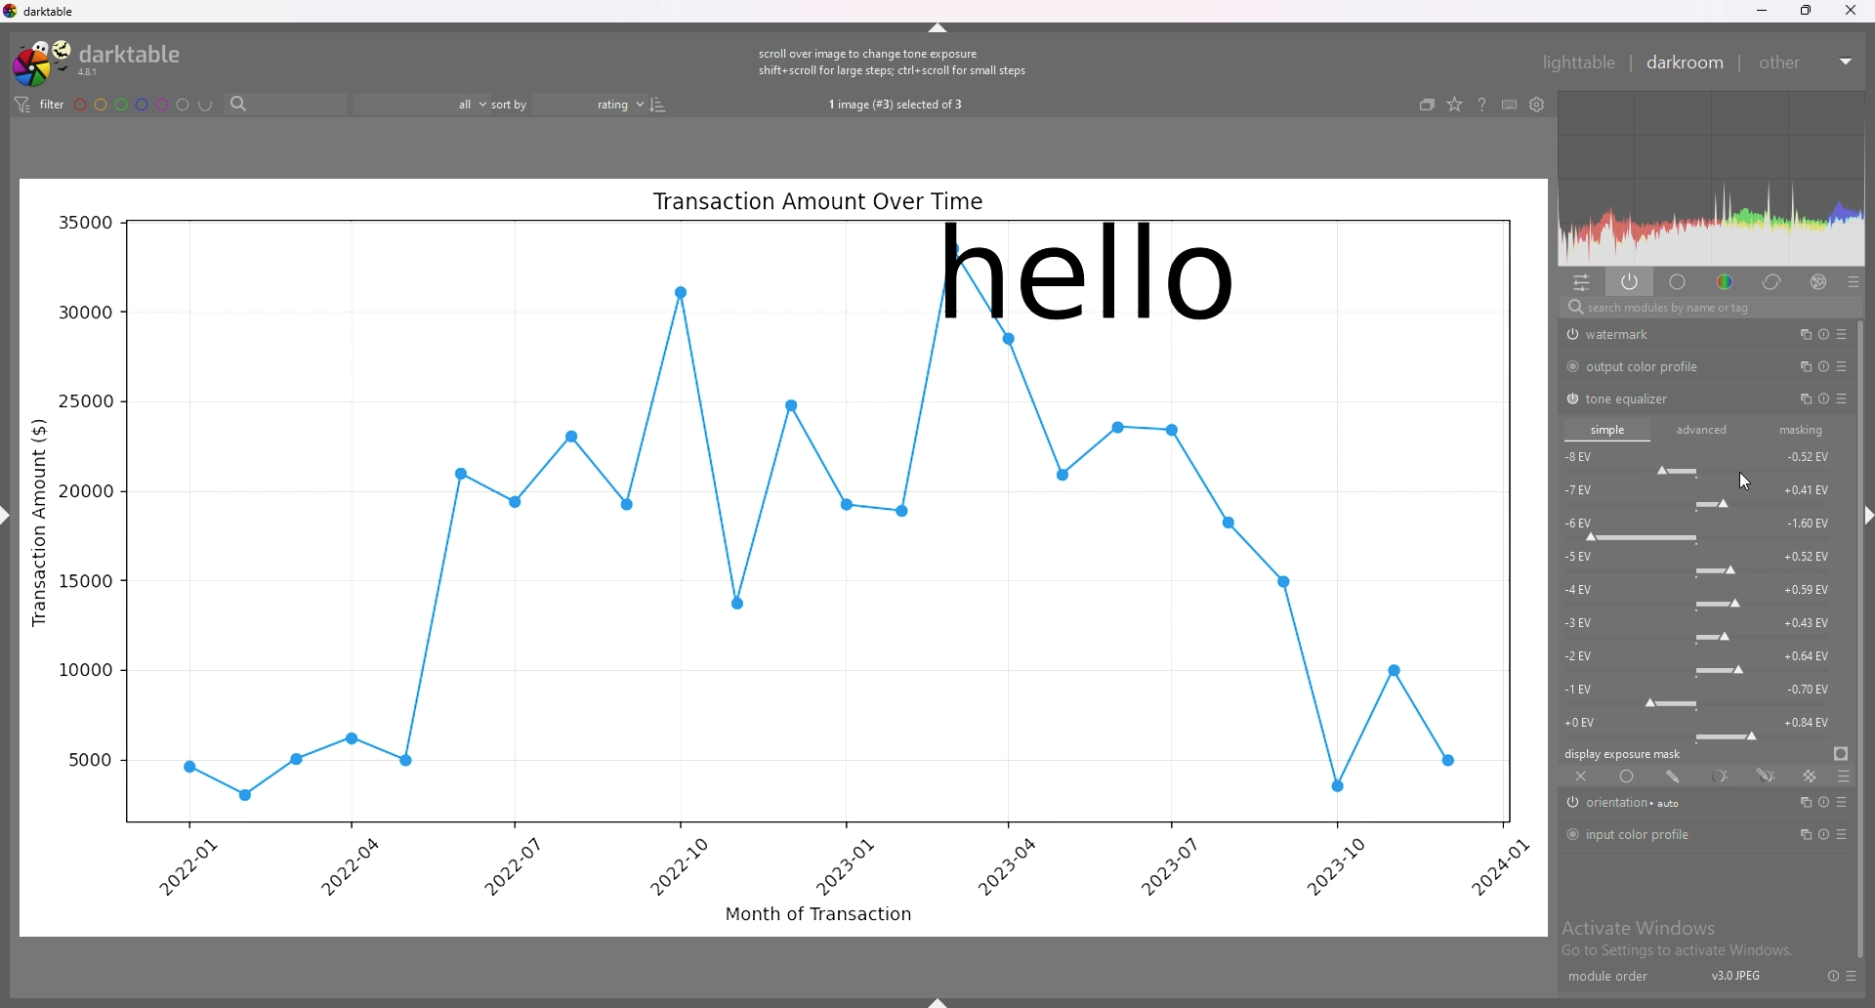  What do you see at coordinates (349, 866) in the screenshot?
I see `2022-04` at bounding box center [349, 866].